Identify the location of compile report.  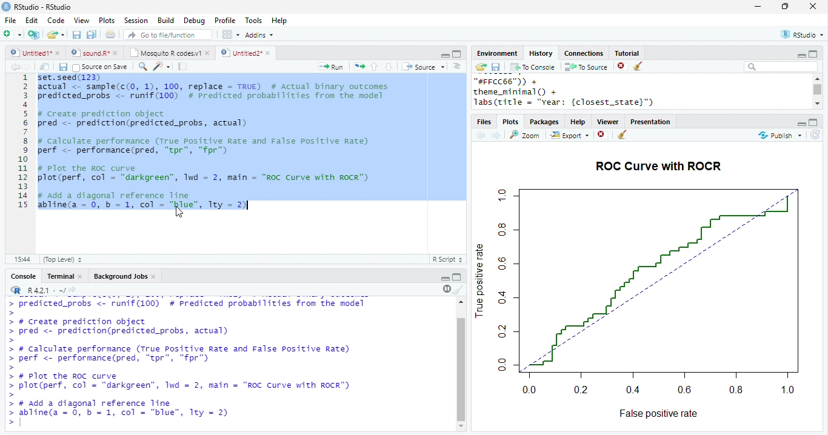
(183, 66).